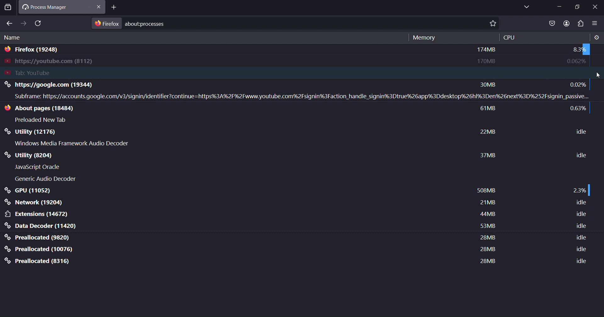 This screenshot has height=317, width=604. What do you see at coordinates (595, 24) in the screenshot?
I see `menu` at bounding box center [595, 24].